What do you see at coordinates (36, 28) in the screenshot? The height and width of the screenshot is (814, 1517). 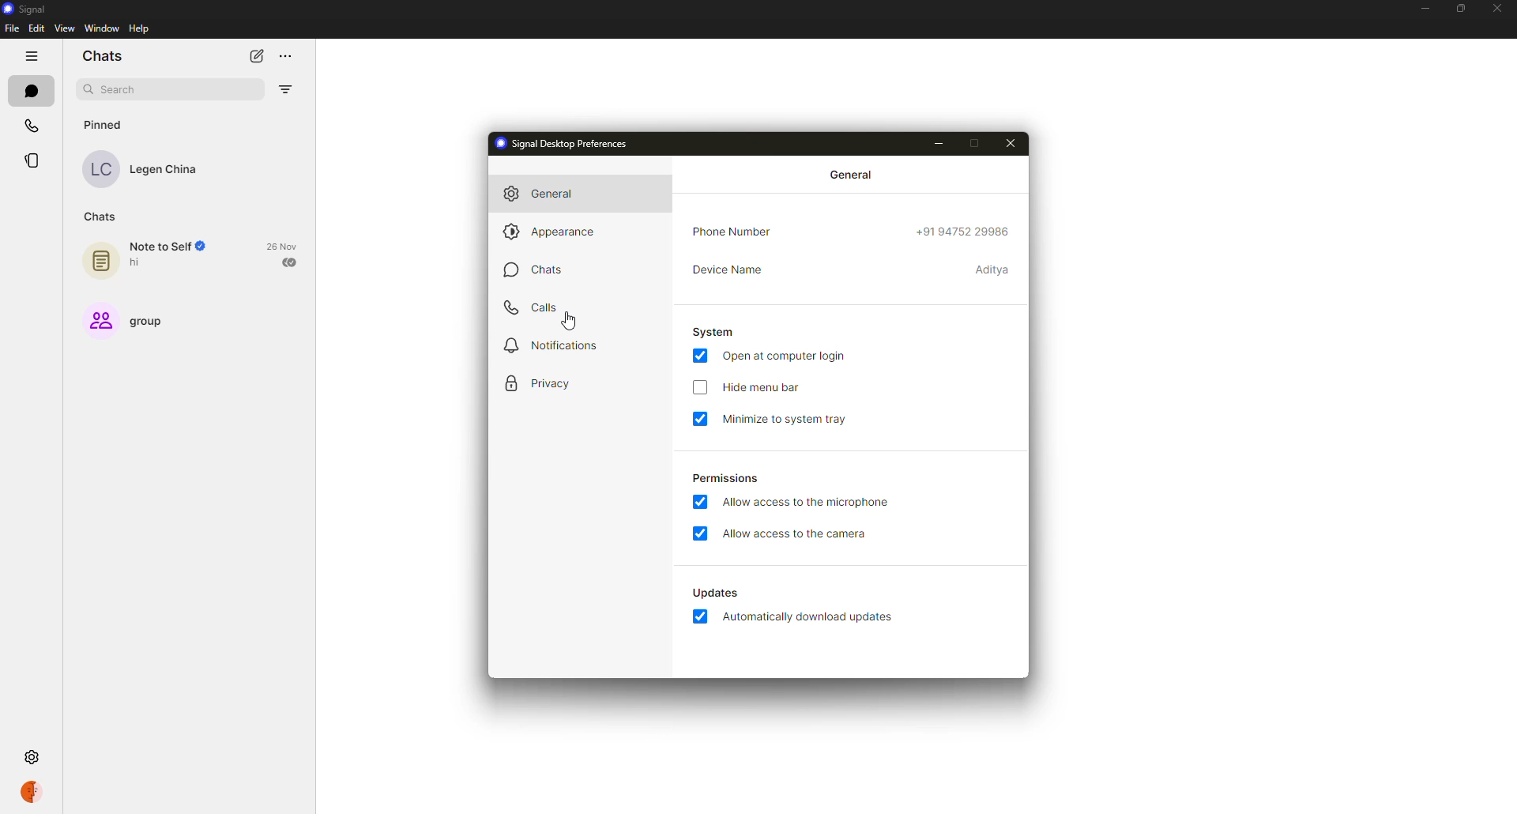 I see `edit` at bounding box center [36, 28].